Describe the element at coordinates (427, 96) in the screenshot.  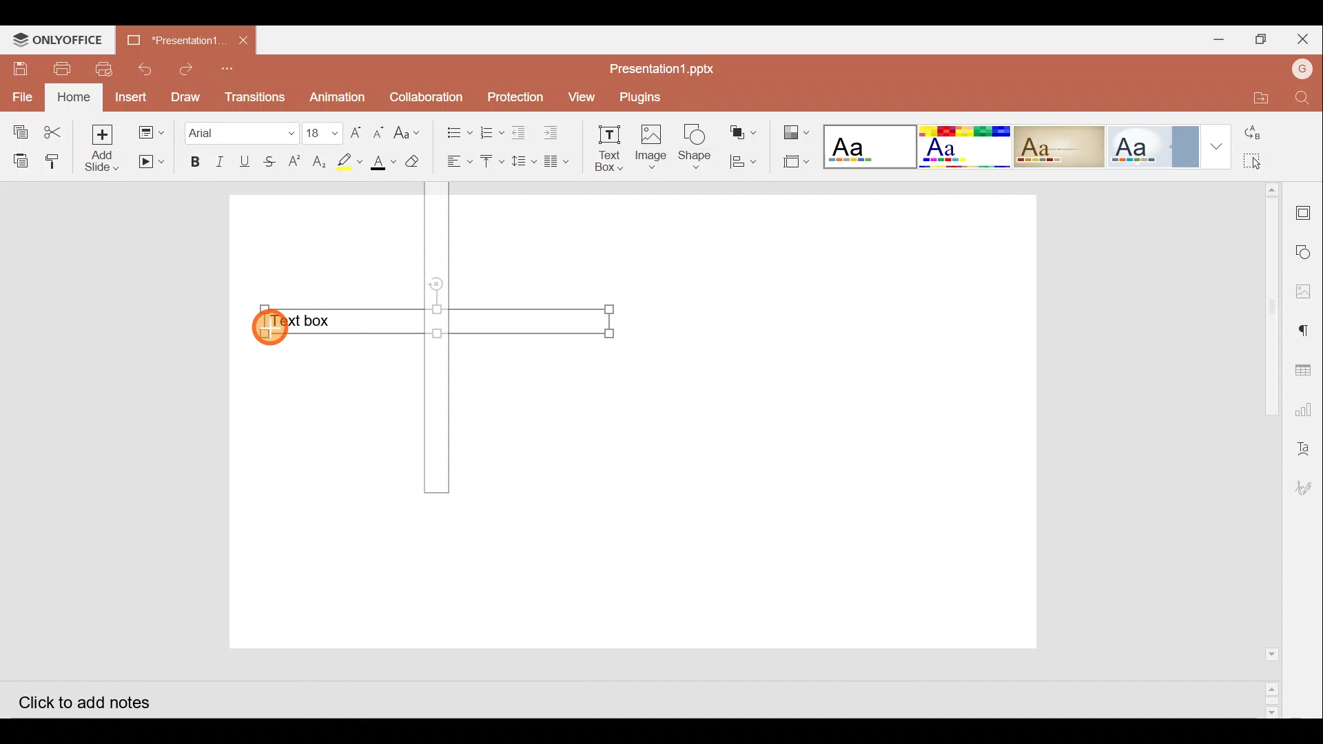
I see `Collaboration` at that location.